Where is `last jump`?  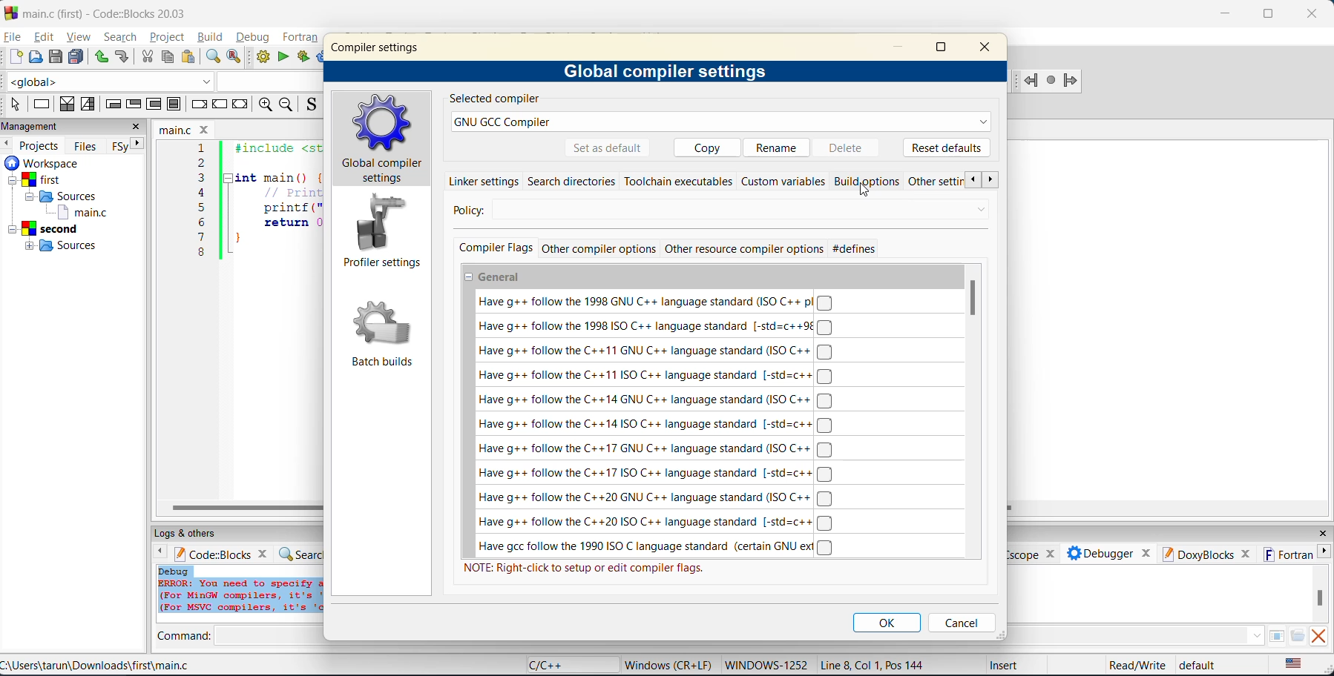
last jump is located at coordinates (1051, 82).